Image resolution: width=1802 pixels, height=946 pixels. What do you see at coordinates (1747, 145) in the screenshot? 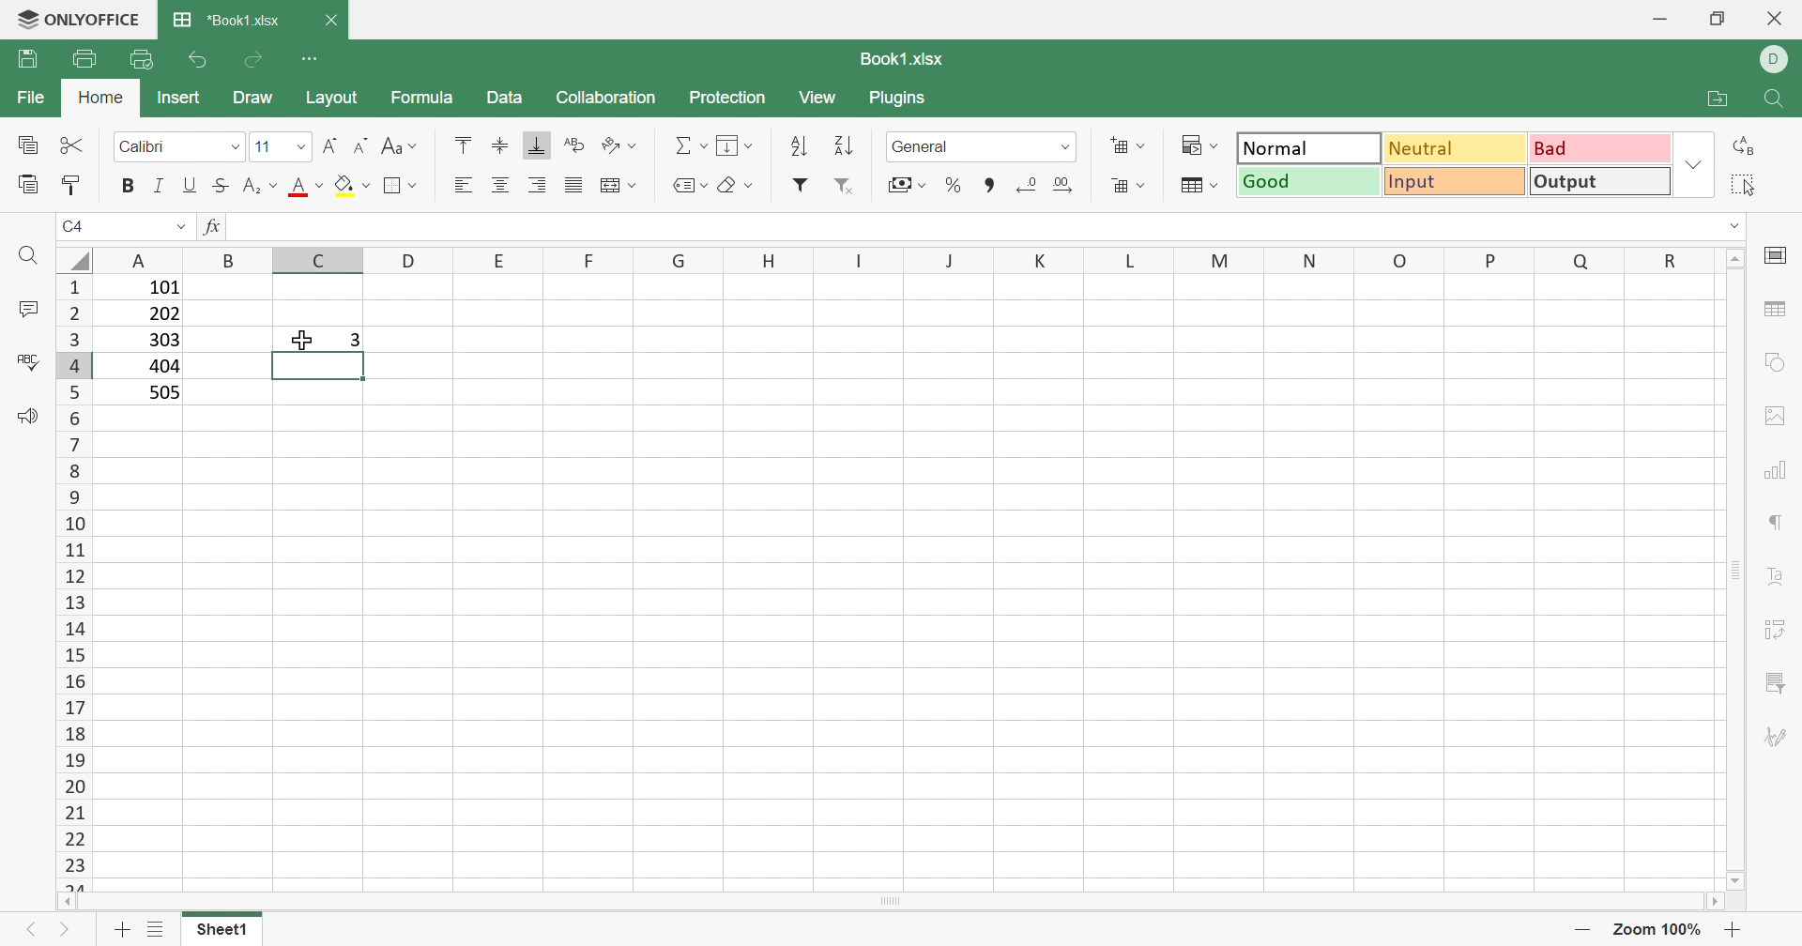
I see `Replace` at bounding box center [1747, 145].